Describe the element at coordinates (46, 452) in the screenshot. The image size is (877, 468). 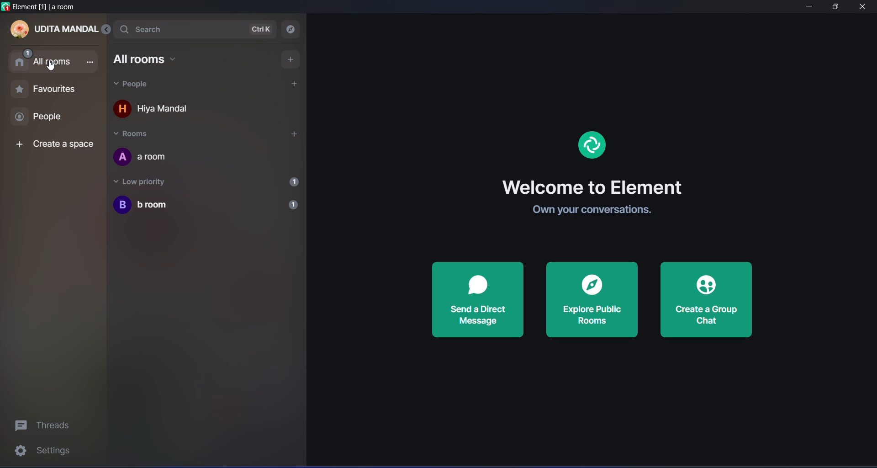
I see `Settings` at that location.